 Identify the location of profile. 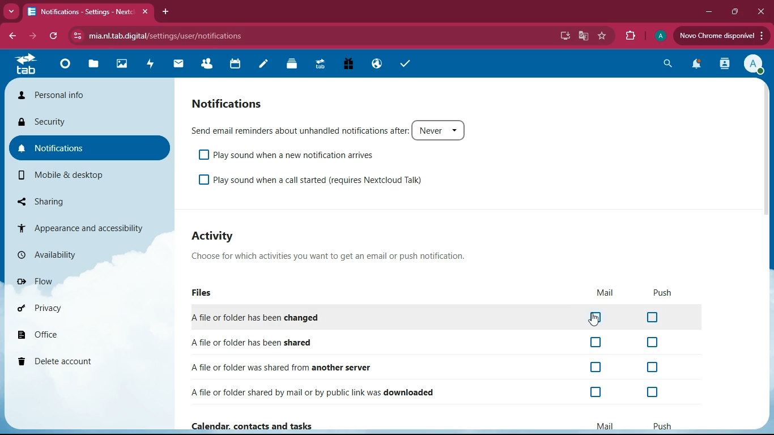
(660, 36).